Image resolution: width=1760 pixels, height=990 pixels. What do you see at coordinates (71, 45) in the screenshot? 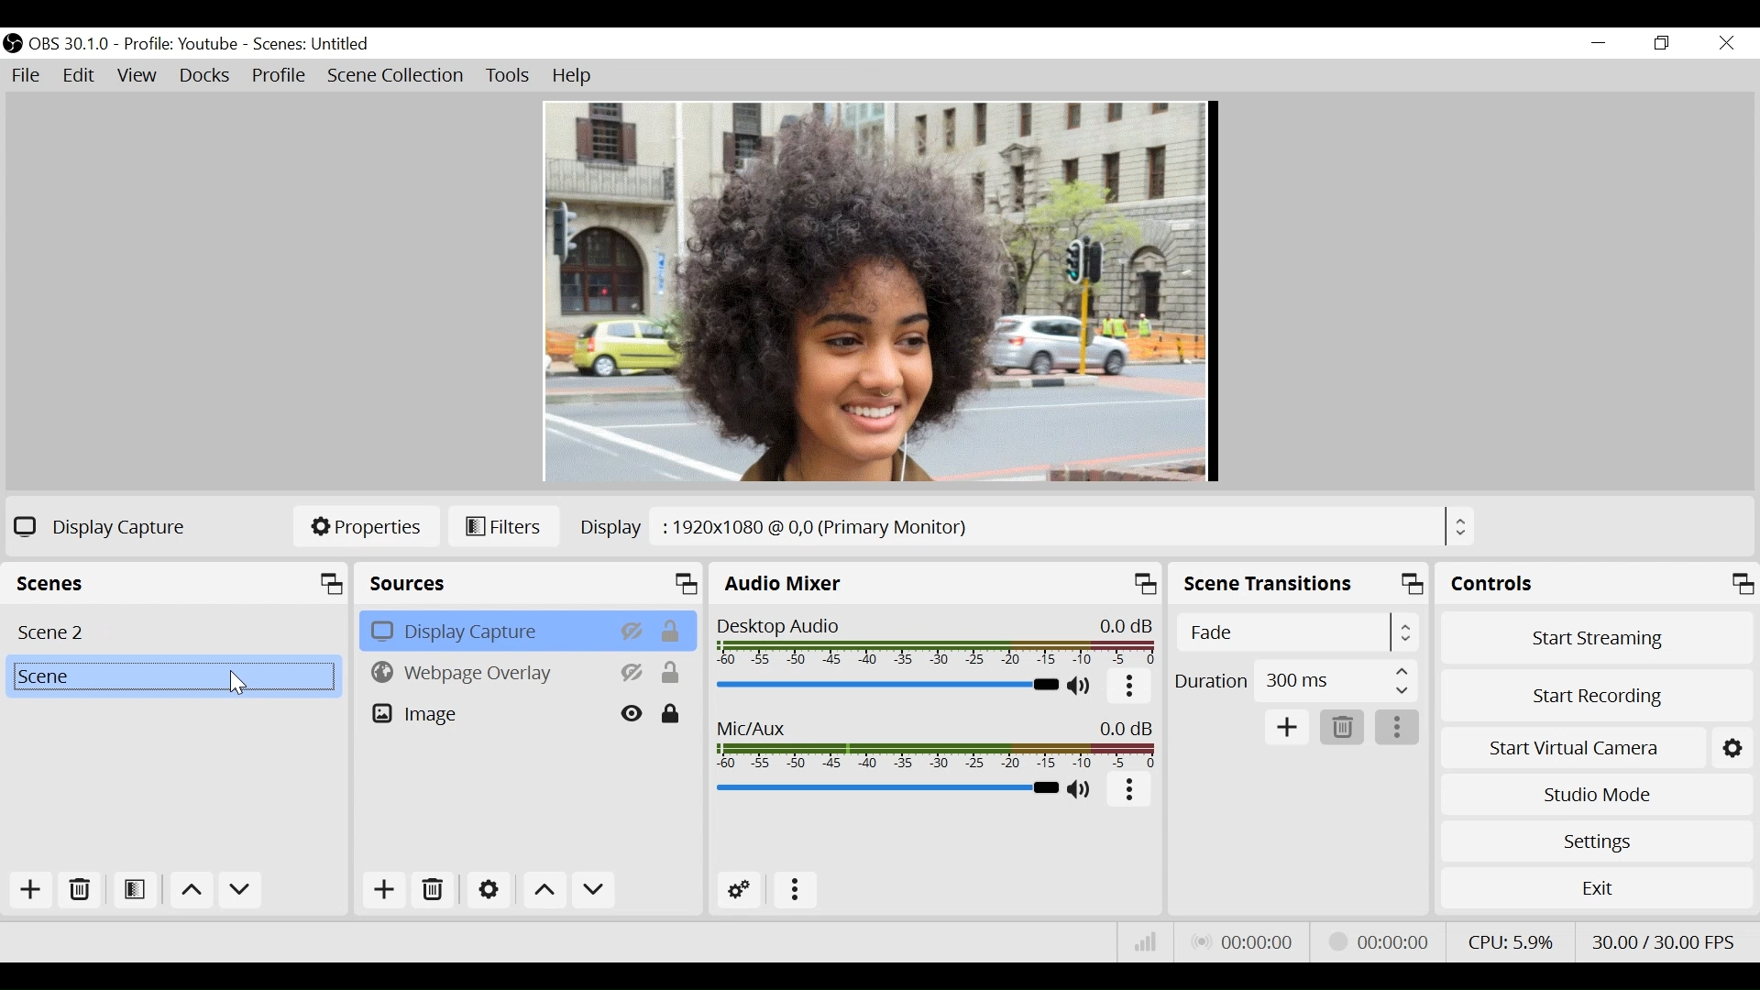
I see `OBS Version` at bounding box center [71, 45].